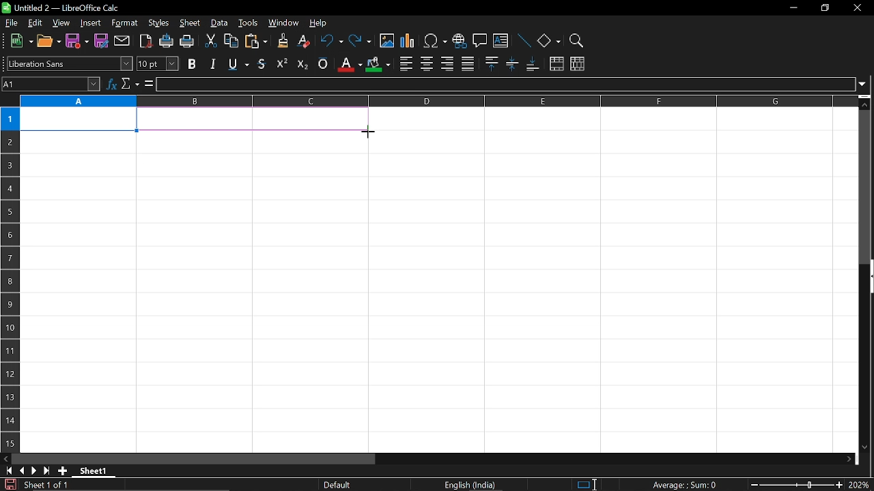 This screenshot has height=491, width=874. What do you see at coordinates (866, 187) in the screenshot?
I see `vertical scrollbar` at bounding box center [866, 187].